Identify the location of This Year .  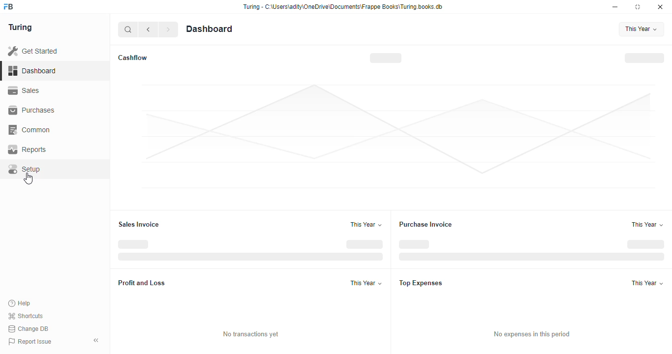
(648, 283).